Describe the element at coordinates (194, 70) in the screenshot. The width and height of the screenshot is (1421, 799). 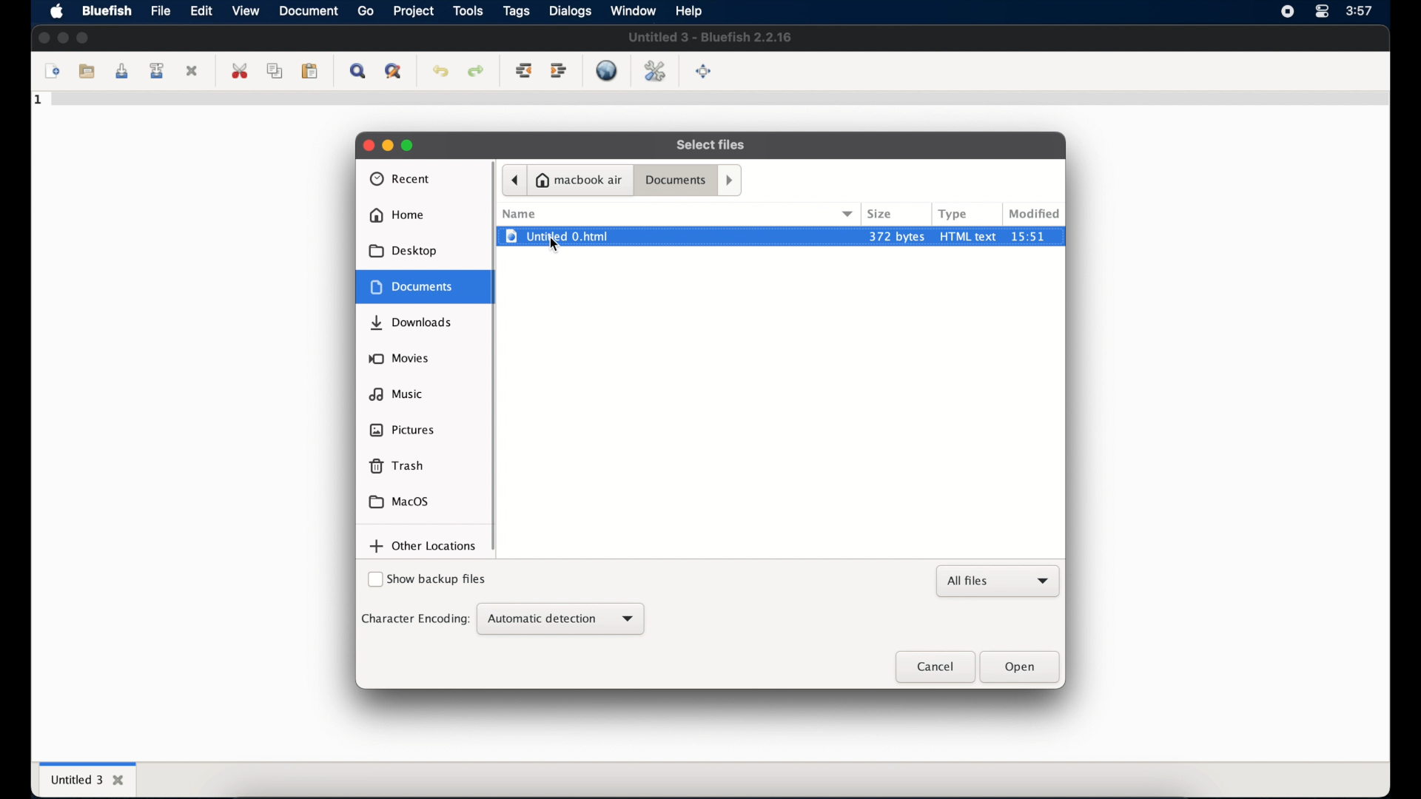
I see `close` at that location.